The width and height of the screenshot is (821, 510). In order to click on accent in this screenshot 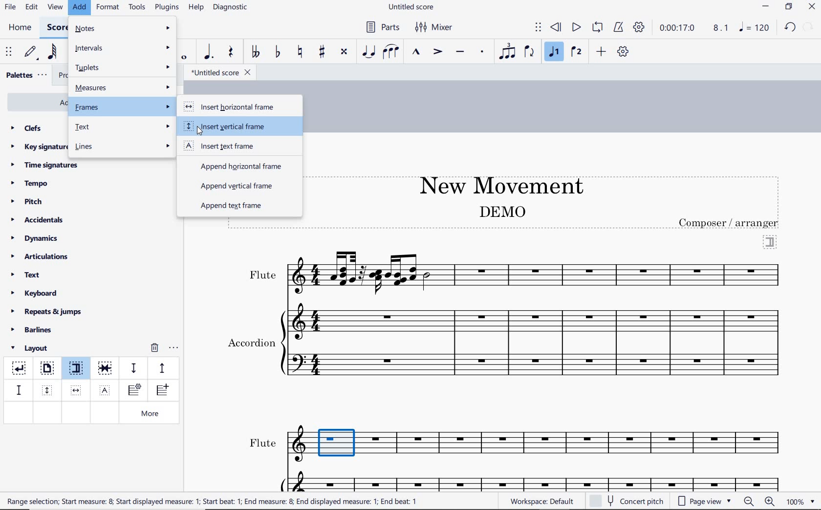, I will do `click(437, 52)`.